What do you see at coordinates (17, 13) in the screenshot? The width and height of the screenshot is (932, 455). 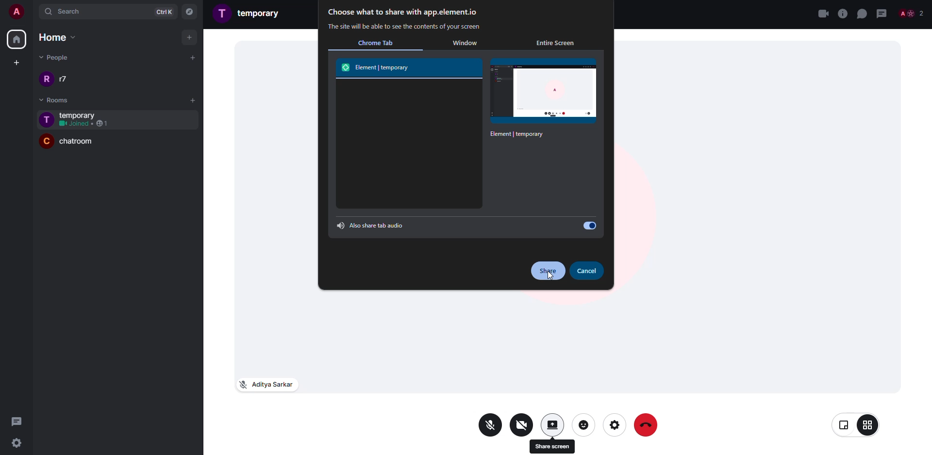 I see `account` at bounding box center [17, 13].